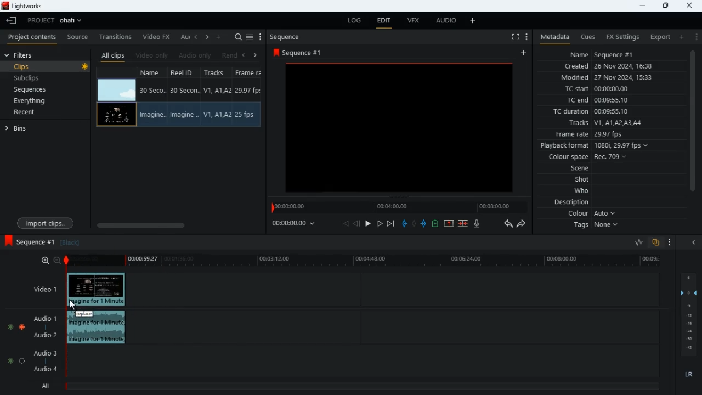  Describe the element at coordinates (183, 74) in the screenshot. I see `reel id` at that location.